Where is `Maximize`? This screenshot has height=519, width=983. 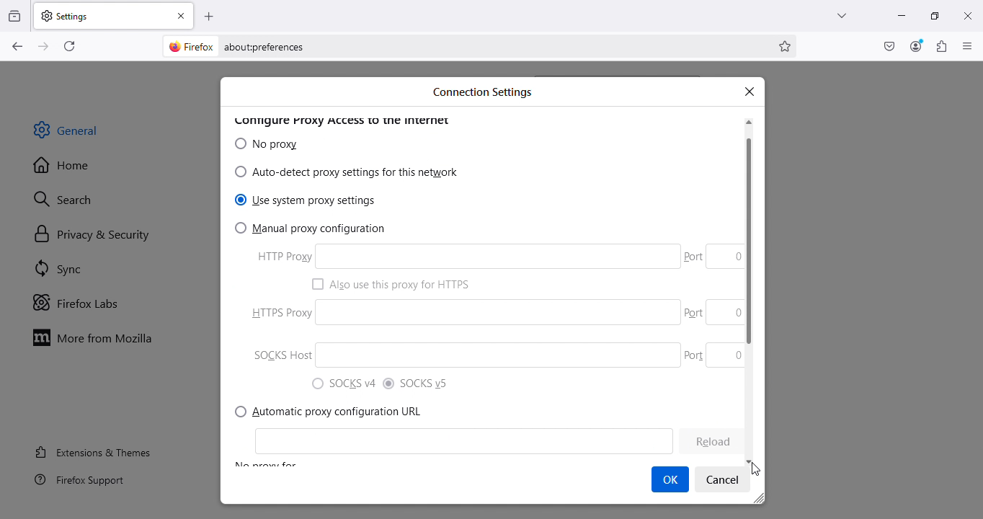
Maximize is located at coordinates (933, 14).